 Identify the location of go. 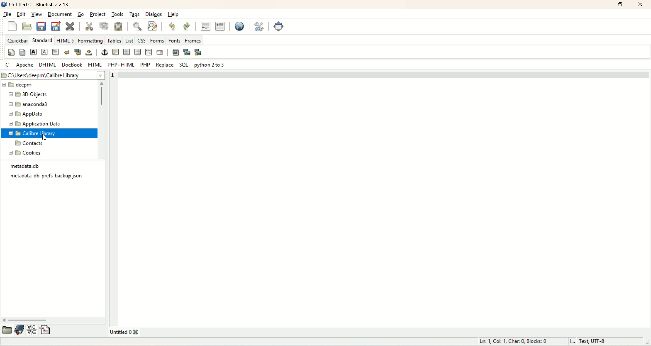
(80, 14).